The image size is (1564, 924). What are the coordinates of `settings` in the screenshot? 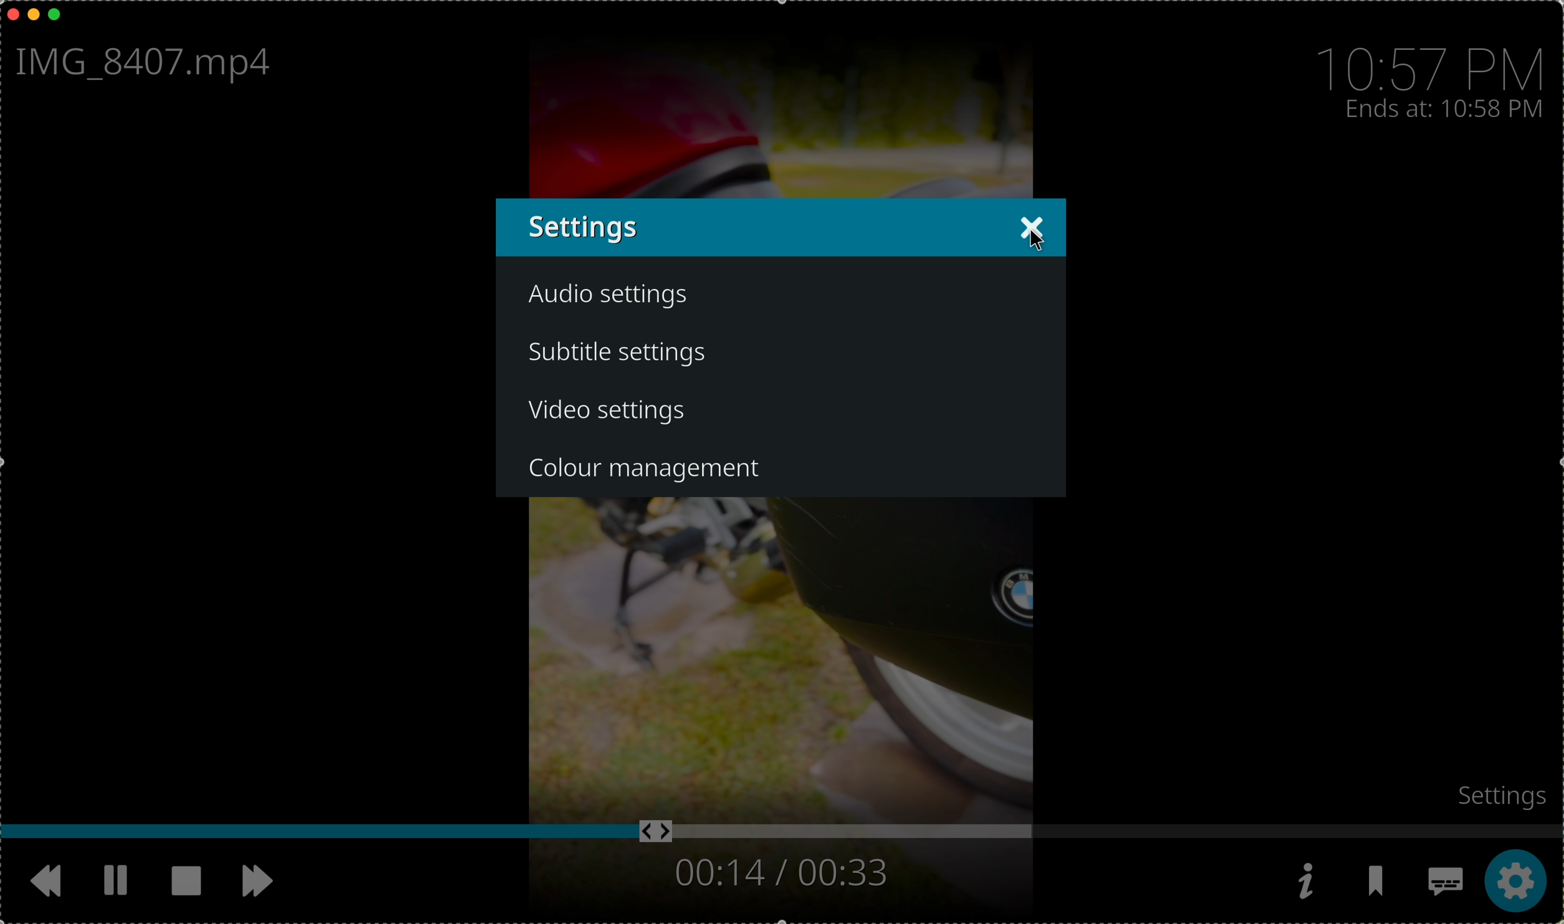 It's located at (1504, 794).